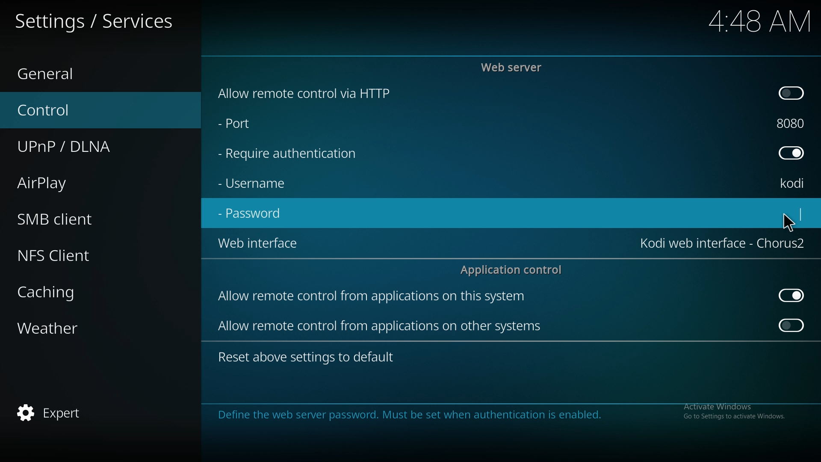 This screenshot has height=462, width=821. I want to click on nfs client, so click(68, 253).